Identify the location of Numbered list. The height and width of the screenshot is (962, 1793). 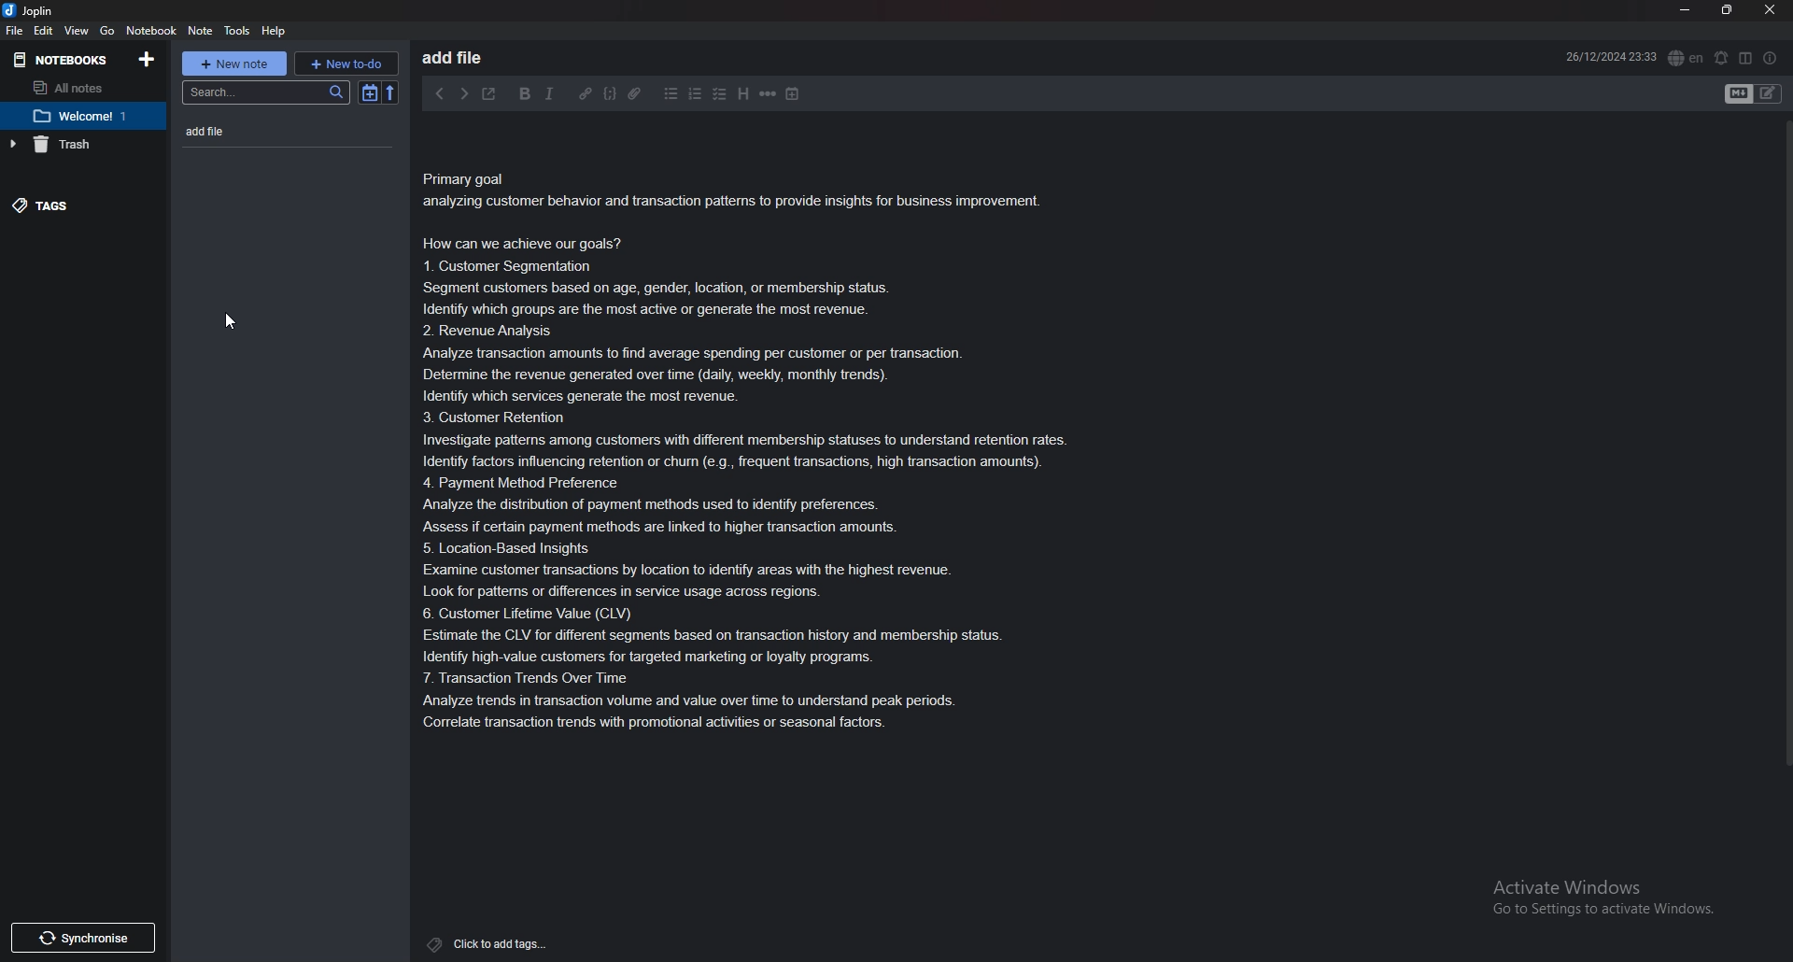
(697, 93).